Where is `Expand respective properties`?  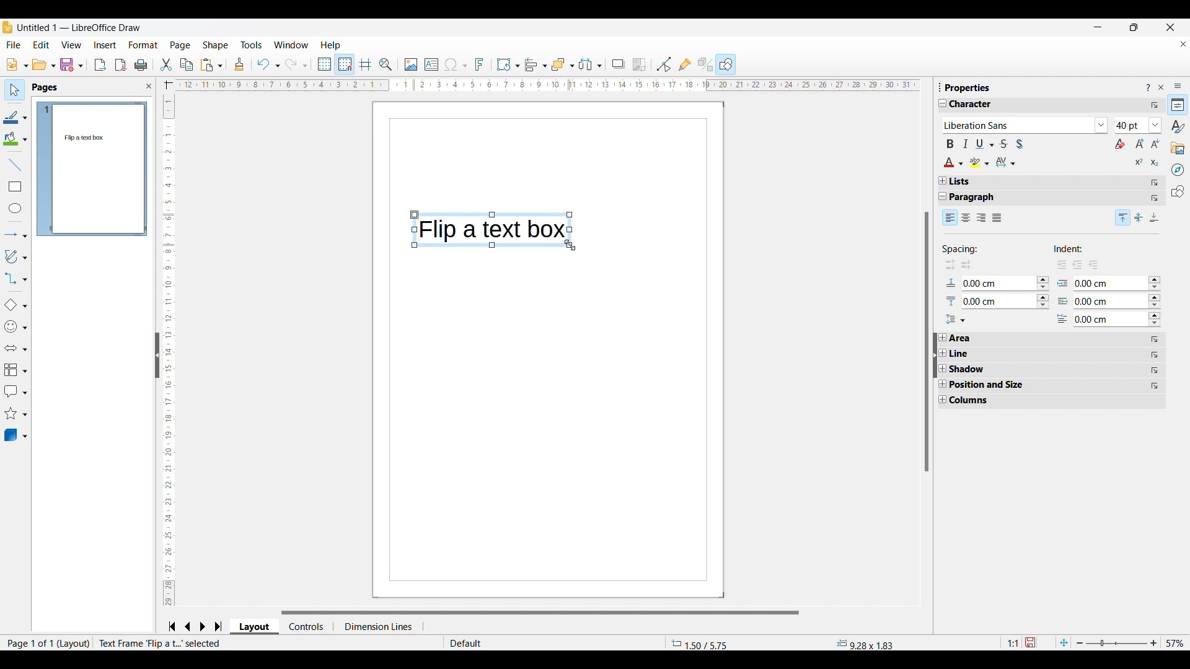
Expand respective properties is located at coordinates (943, 369).